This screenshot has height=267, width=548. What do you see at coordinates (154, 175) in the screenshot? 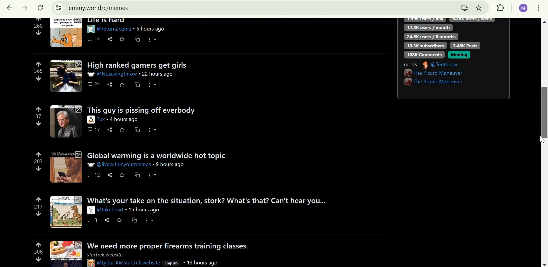
I see `icons` at bounding box center [154, 175].